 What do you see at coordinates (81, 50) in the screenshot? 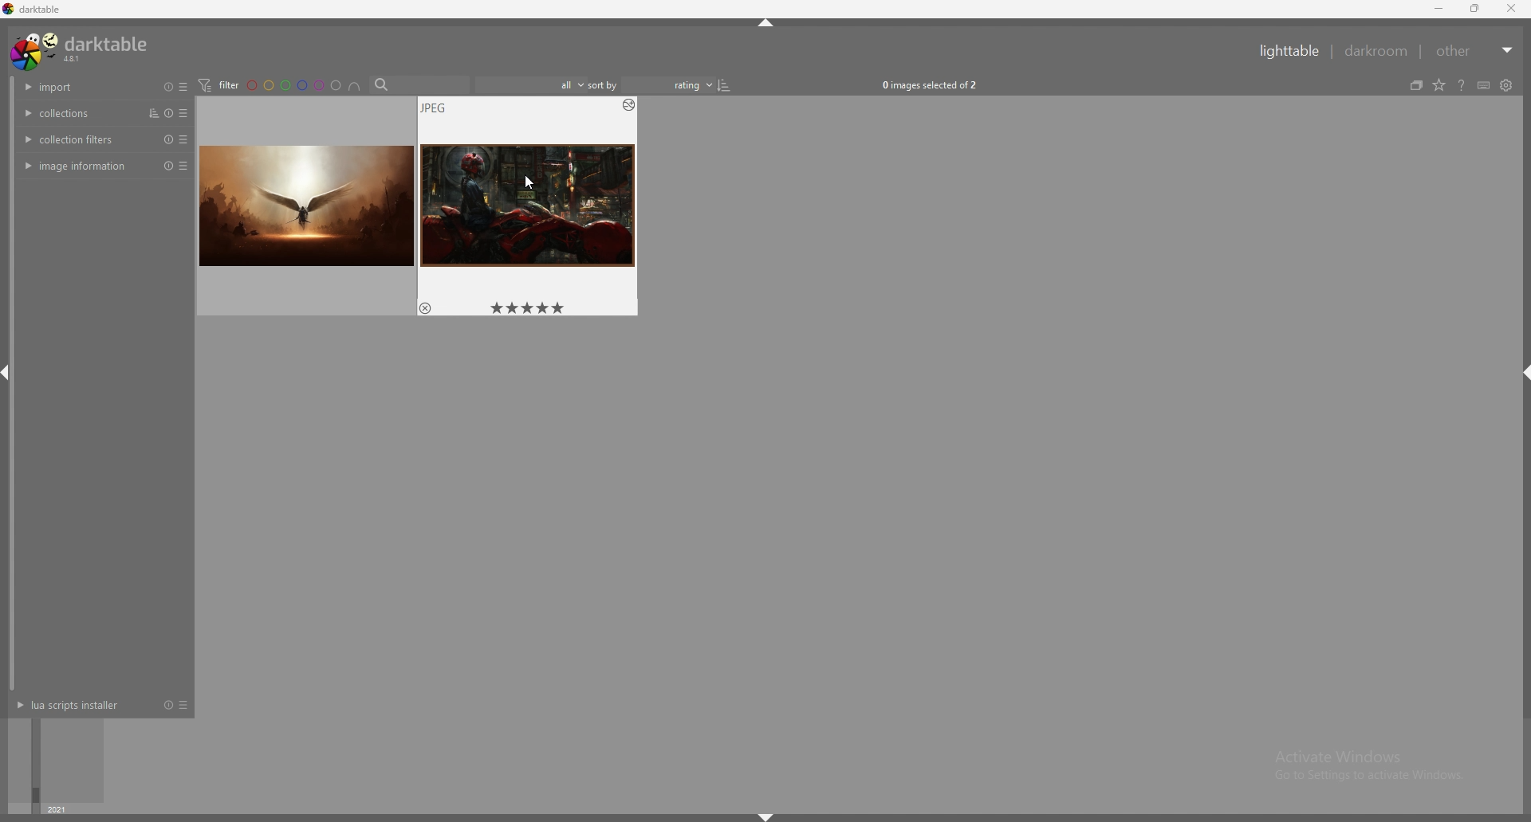
I see `darktable 4.8.1` at bounding box center [81, 50].